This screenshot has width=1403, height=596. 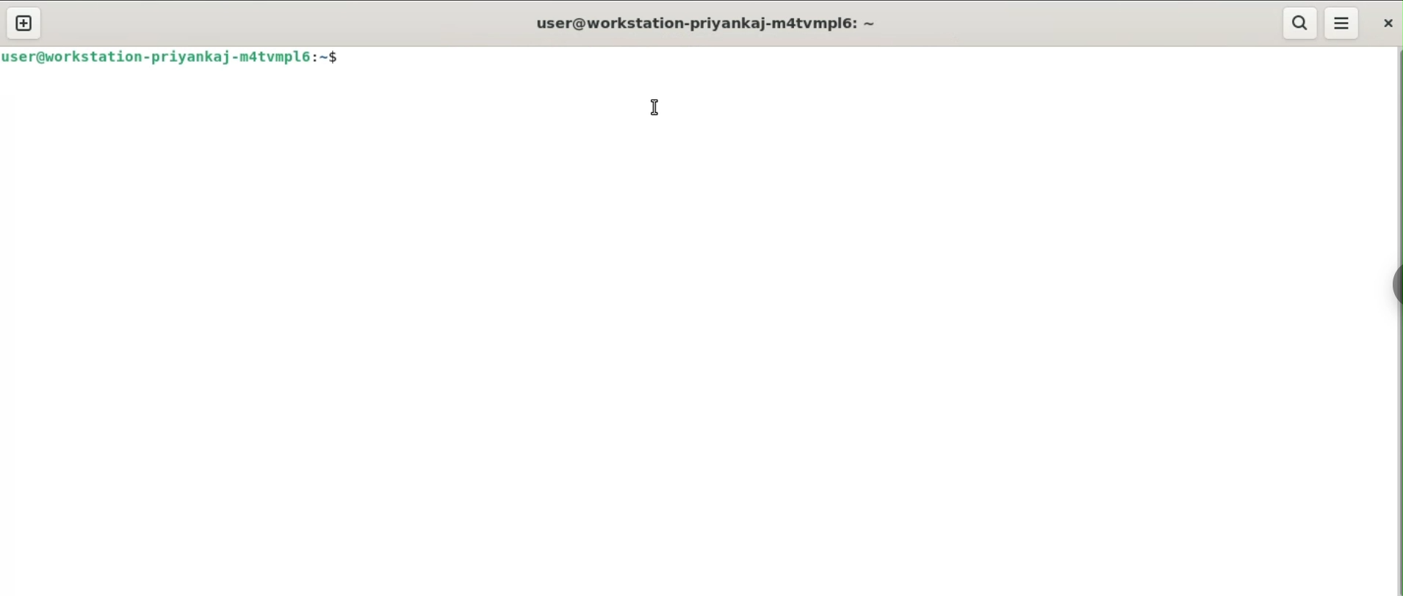 What do you see at coordinates (1390, 23) in the screenshot?
I see `close` at bounding box center [1390, 23].